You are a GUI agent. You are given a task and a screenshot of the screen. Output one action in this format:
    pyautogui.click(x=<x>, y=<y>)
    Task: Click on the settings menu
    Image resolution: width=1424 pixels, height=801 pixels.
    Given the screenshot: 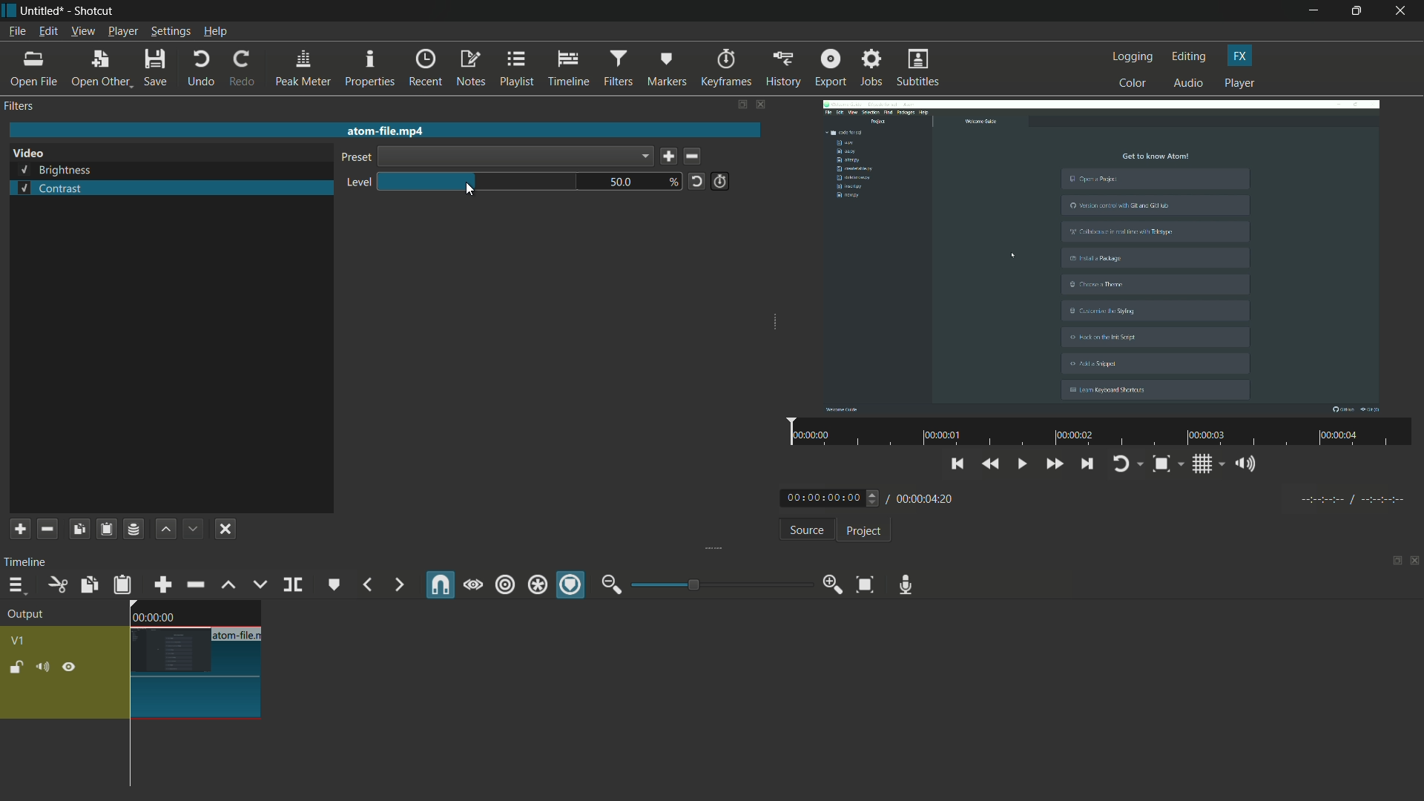 What is the action you would take?
    pyautogui.click(x=171, y=32)
    